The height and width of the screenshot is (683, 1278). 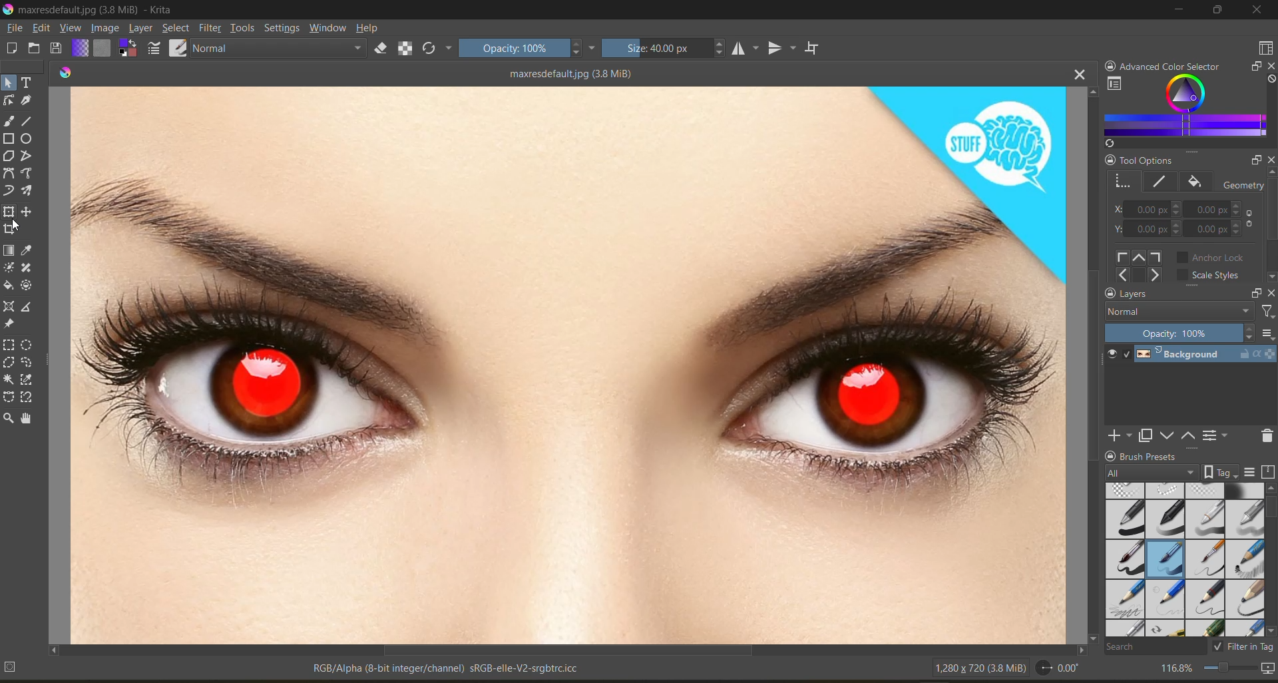 What do you see at coordinates (82, 47) in the screenshot?
I see `fill gradients` at bounding box center [82, 47].